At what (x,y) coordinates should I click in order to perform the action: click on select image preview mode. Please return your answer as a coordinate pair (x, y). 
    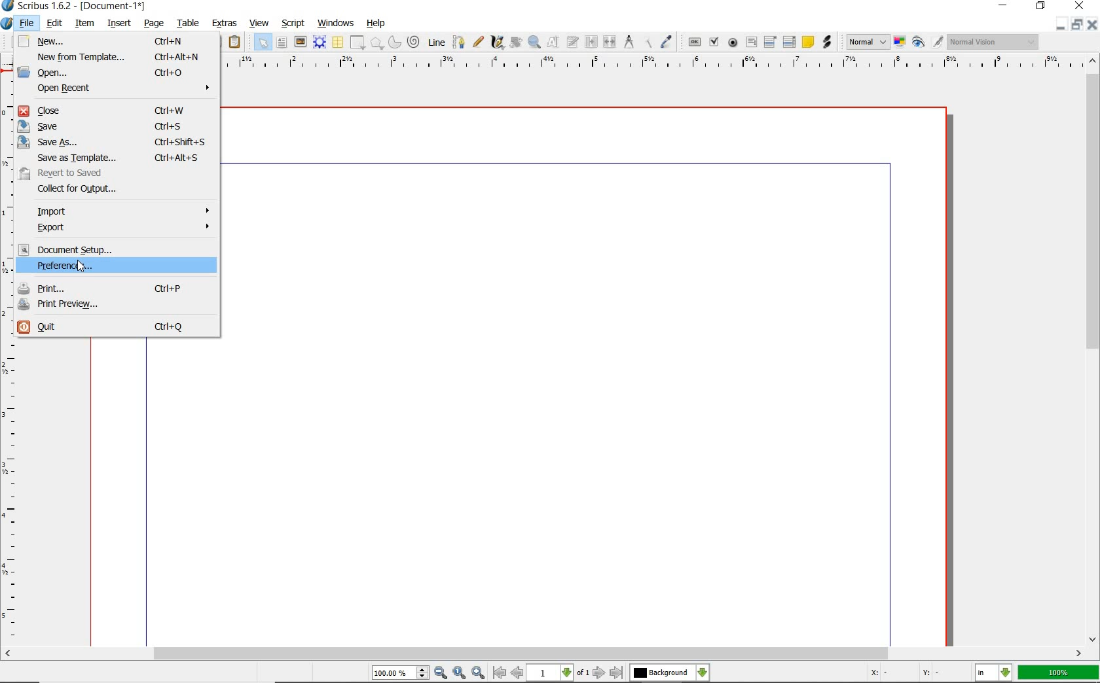
    Looking at the image, I should click on (868, 41).